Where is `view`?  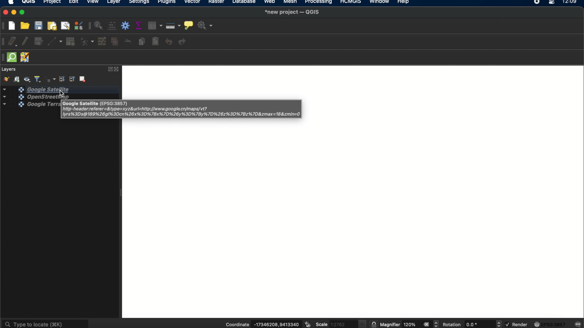
view is located at coordinates (93, 2).